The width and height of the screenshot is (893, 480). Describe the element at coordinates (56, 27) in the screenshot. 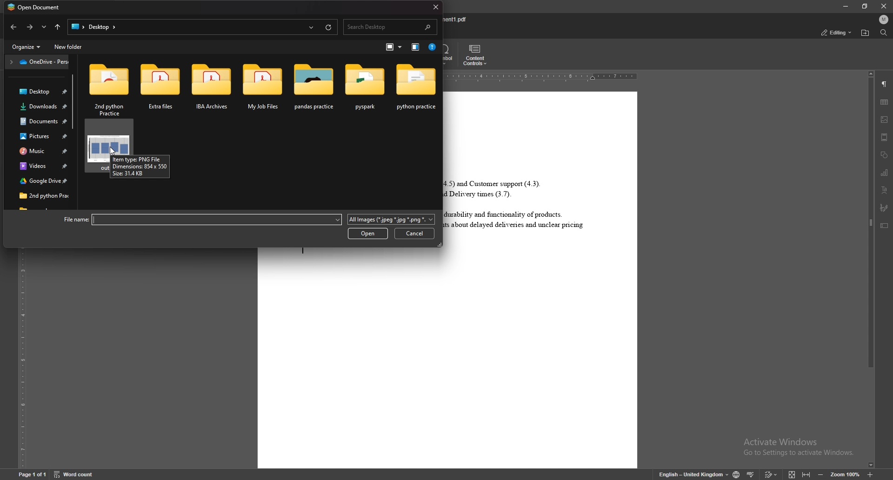

I see `go to parent directory` at that location.